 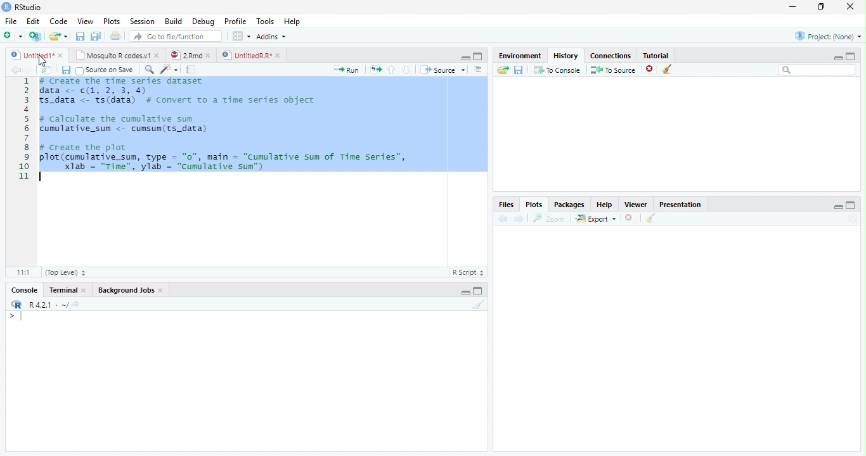 What do you see at coordinates (119, 54) in the screenshot?
I see `Mosquito R codes` at bounding box center [119, 54].